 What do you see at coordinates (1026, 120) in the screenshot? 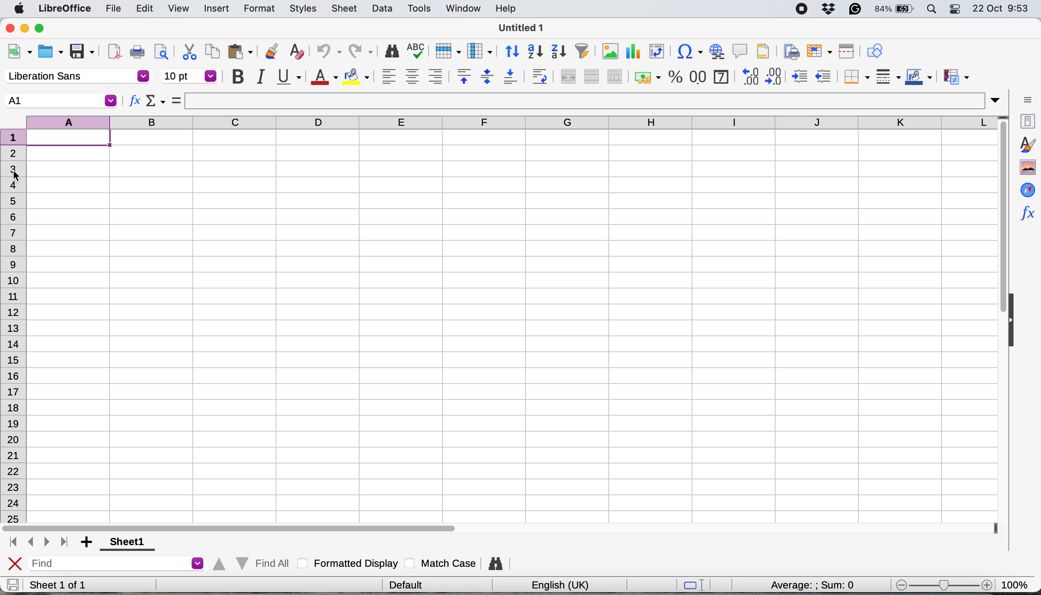
I see `properties` at bounding box center [1026, 120].